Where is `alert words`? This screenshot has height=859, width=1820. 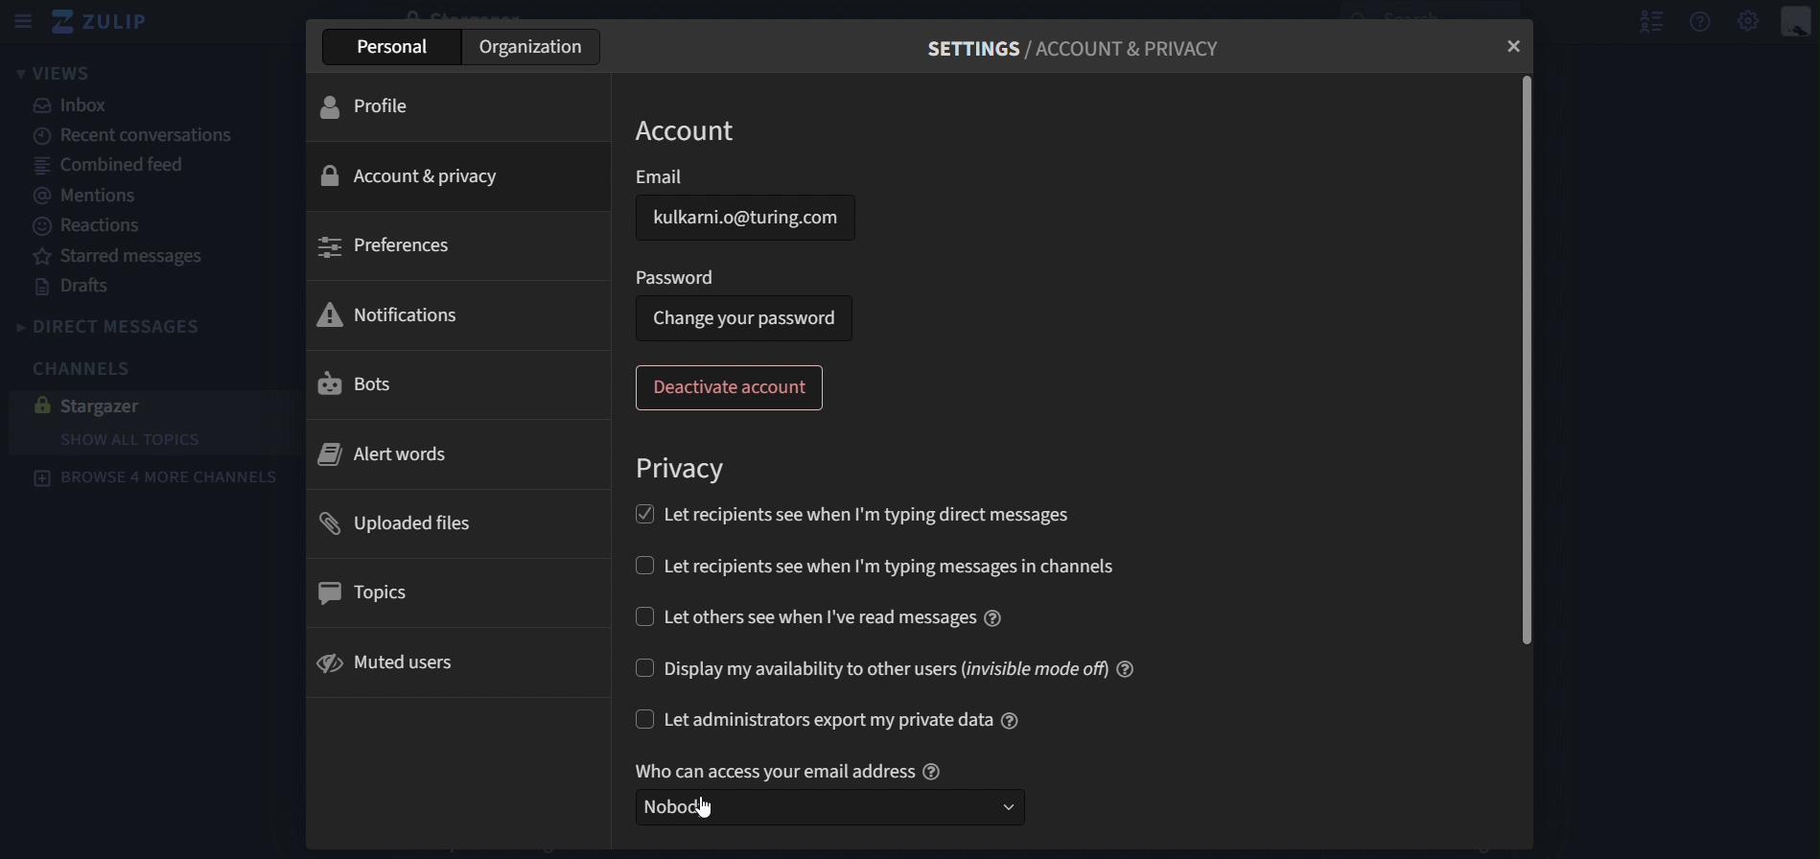
alert words is located at coordinates (381, 454).